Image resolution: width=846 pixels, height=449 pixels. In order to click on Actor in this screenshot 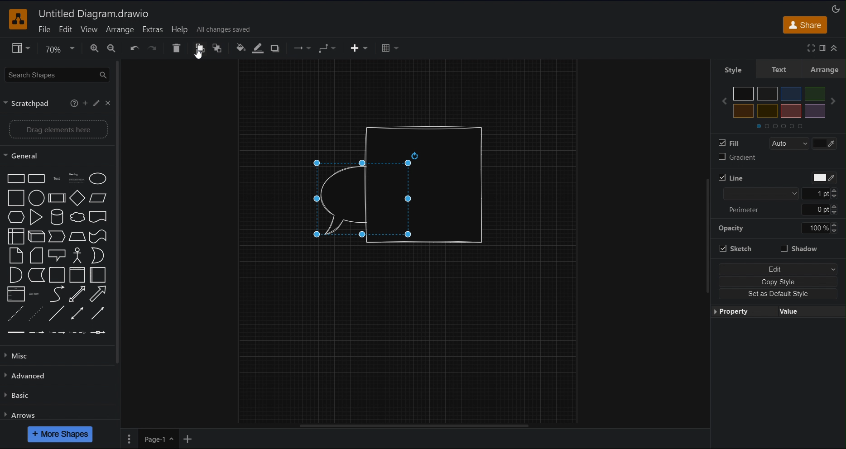, I will do `click(77, 255)`.